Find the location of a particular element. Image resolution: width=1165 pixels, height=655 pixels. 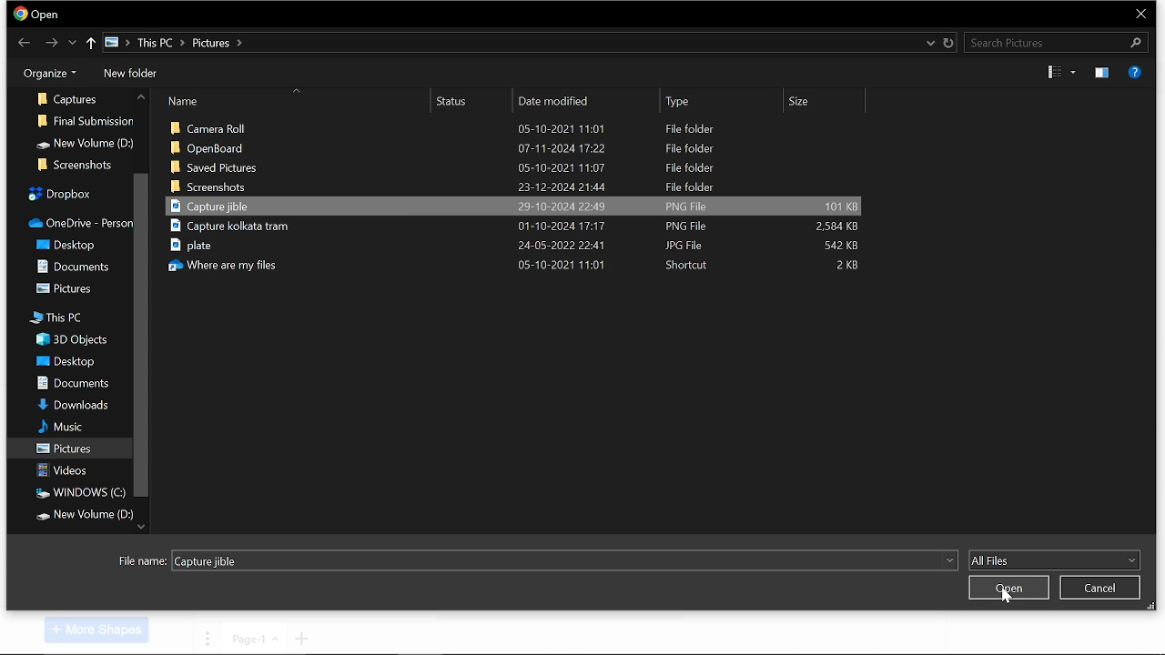

up to  is located at coordinates (92, 44).